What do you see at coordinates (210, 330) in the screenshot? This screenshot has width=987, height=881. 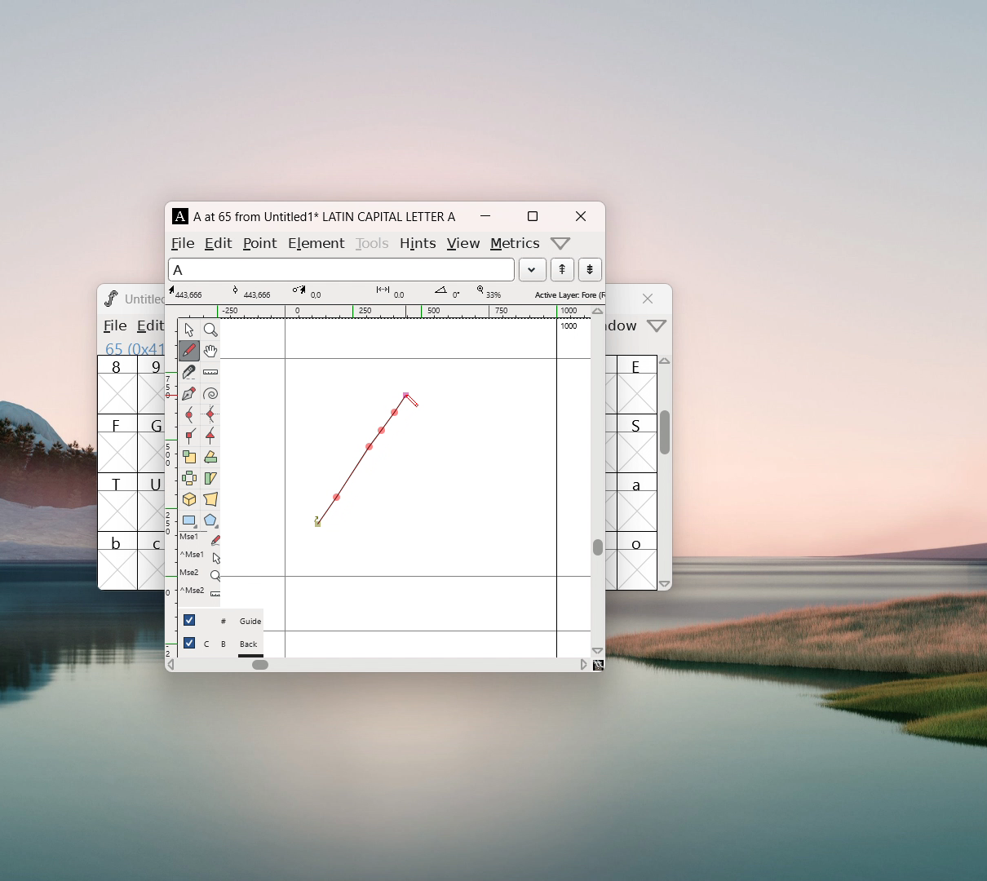 I see `maginify` at bounding box center [210, 330].